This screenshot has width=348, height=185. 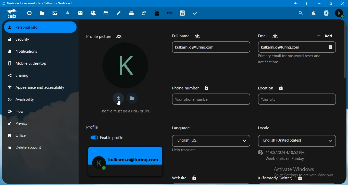 I want to click on upgrade, so click(x=144, y=13).